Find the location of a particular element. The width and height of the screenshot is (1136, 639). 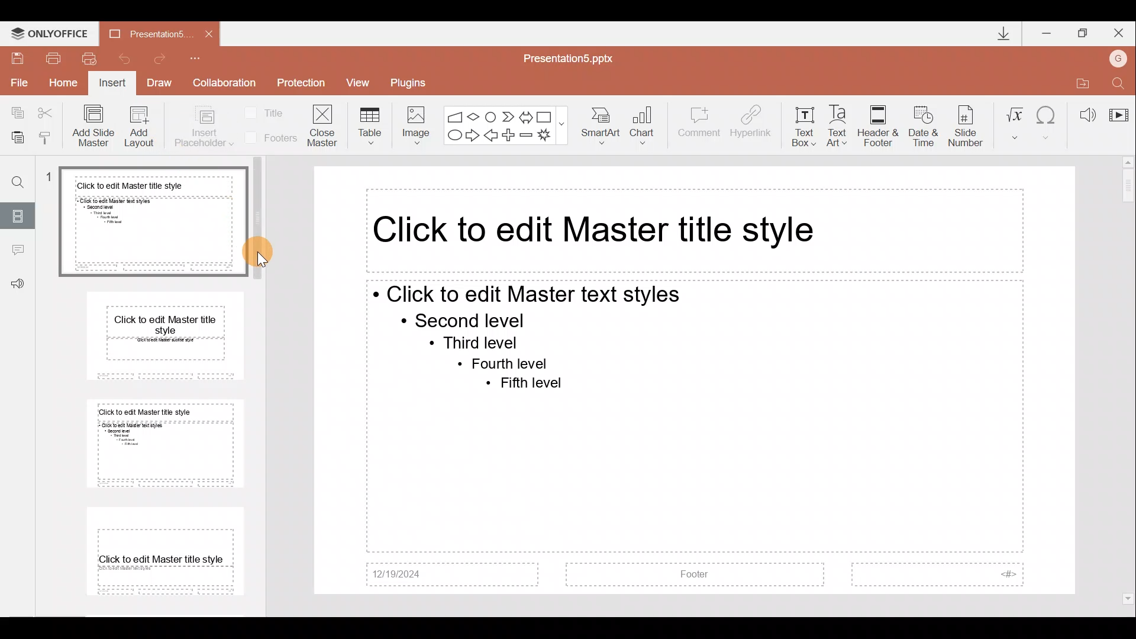

Copy style is located at coordinates (50, 137).